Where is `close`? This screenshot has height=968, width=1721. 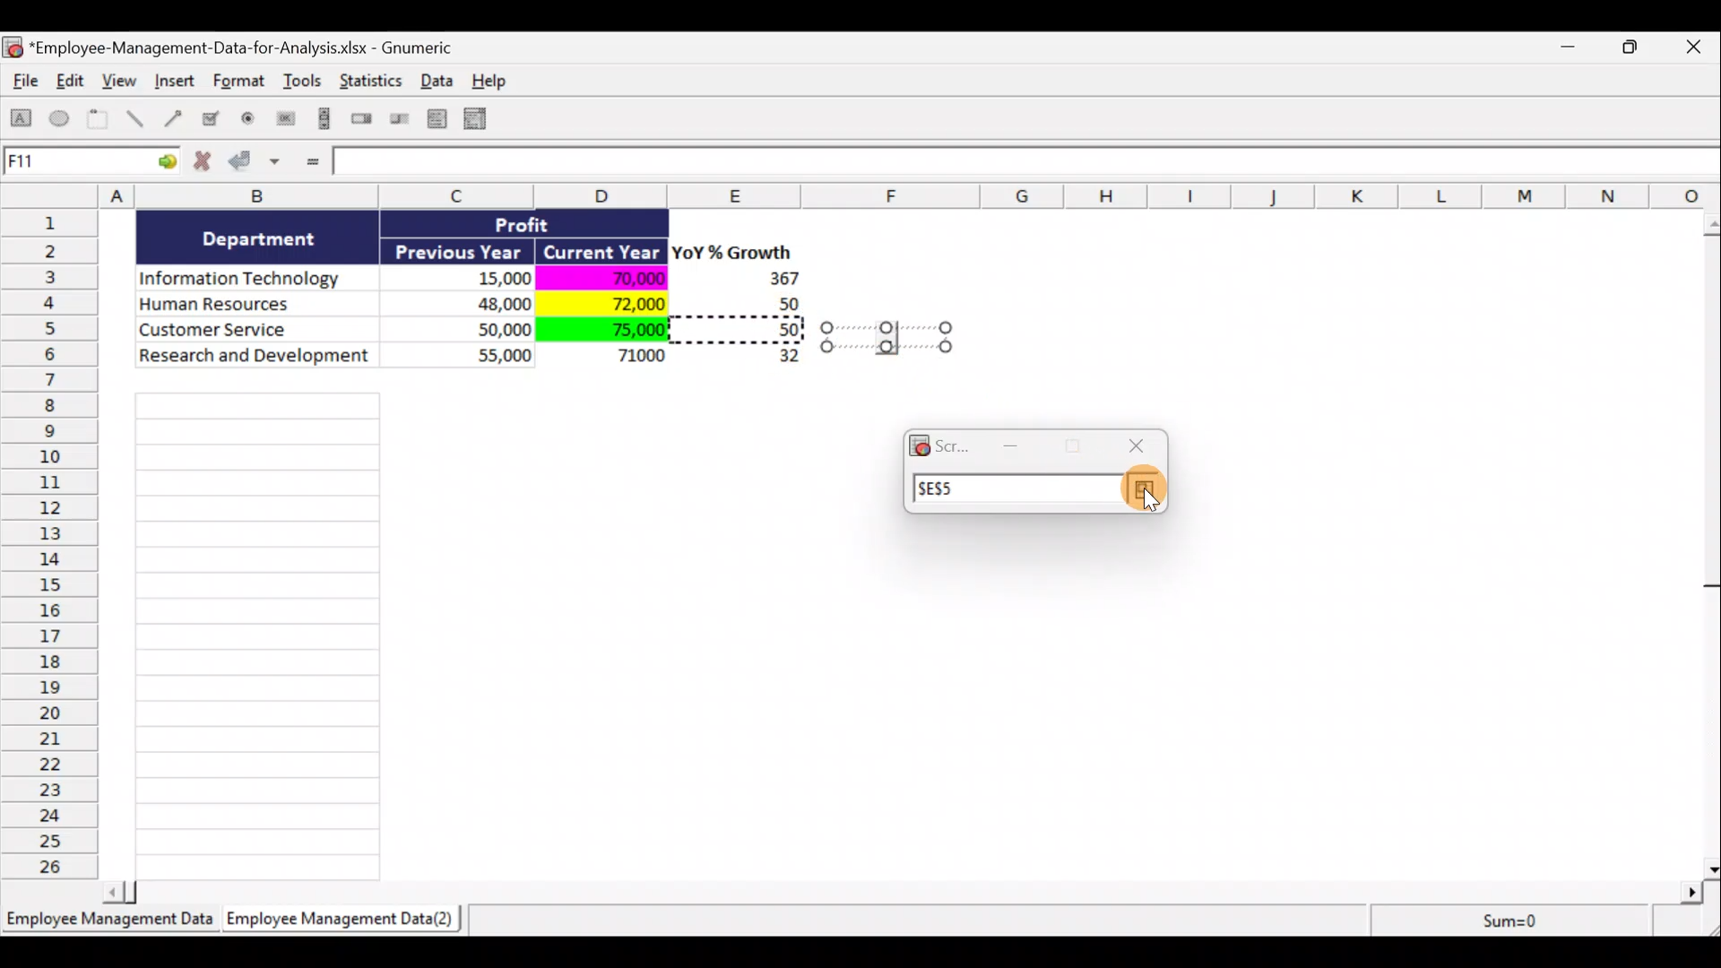 close is located at coordinates (1137, 446).